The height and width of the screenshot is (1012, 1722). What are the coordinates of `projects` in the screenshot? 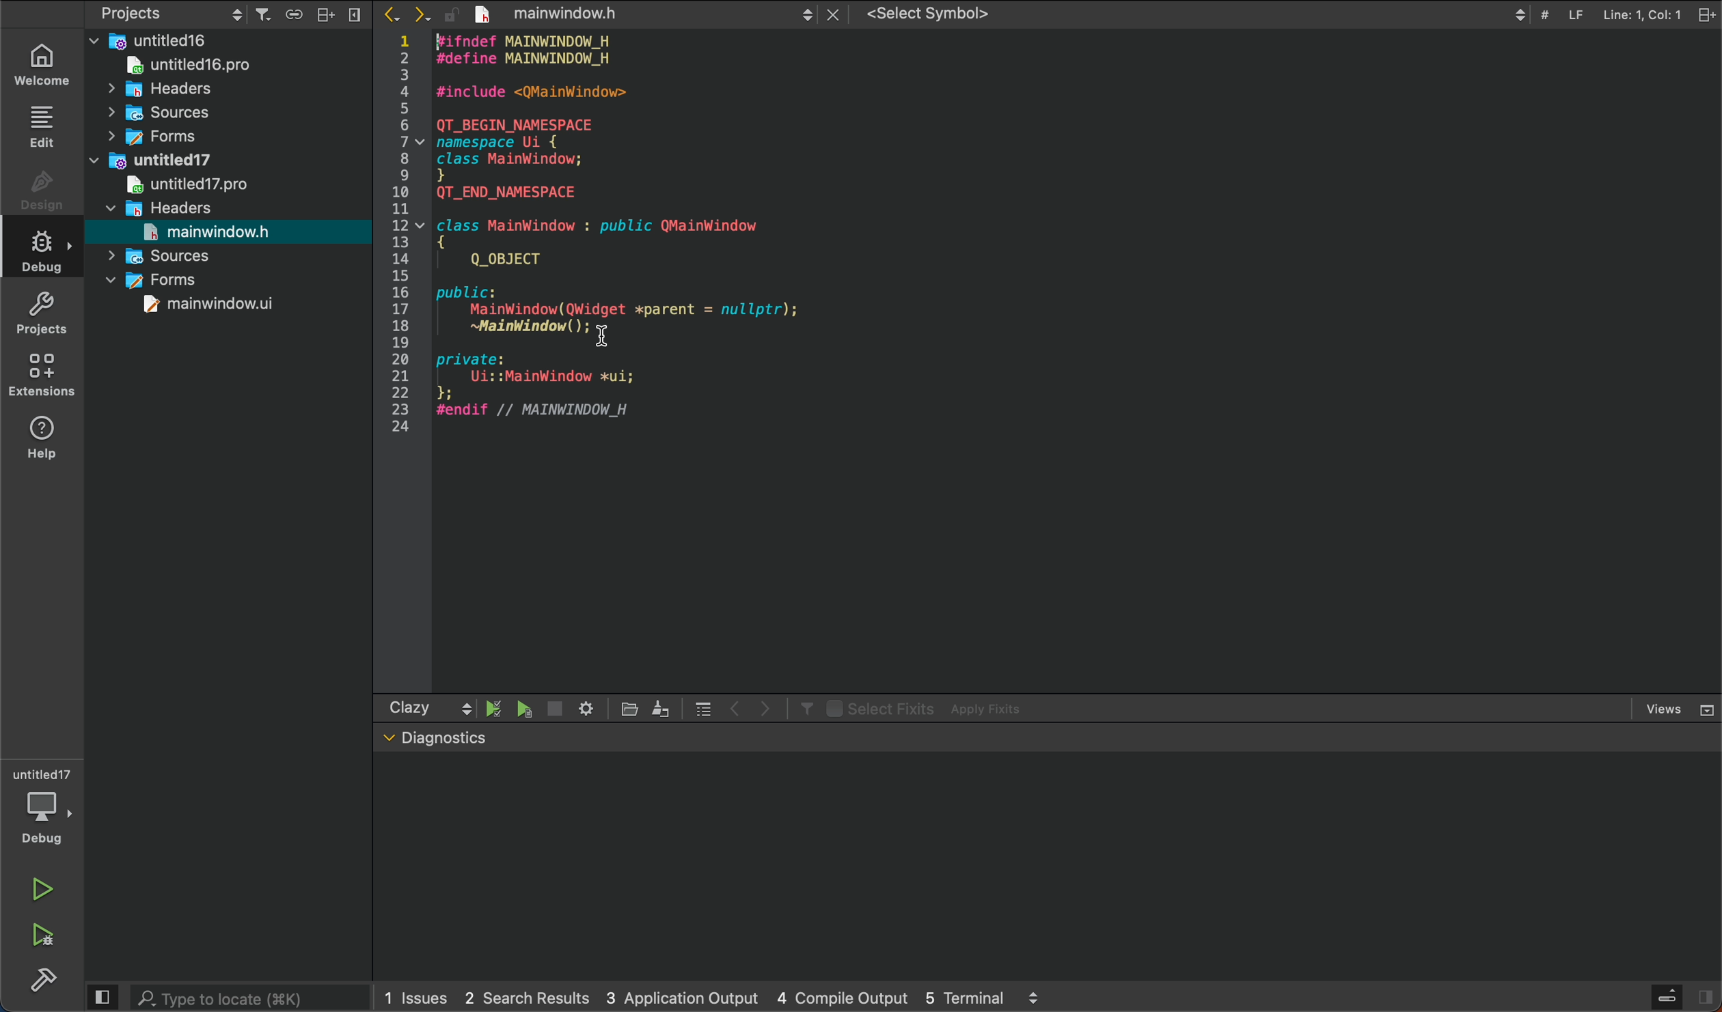 It's located at (49, 313).